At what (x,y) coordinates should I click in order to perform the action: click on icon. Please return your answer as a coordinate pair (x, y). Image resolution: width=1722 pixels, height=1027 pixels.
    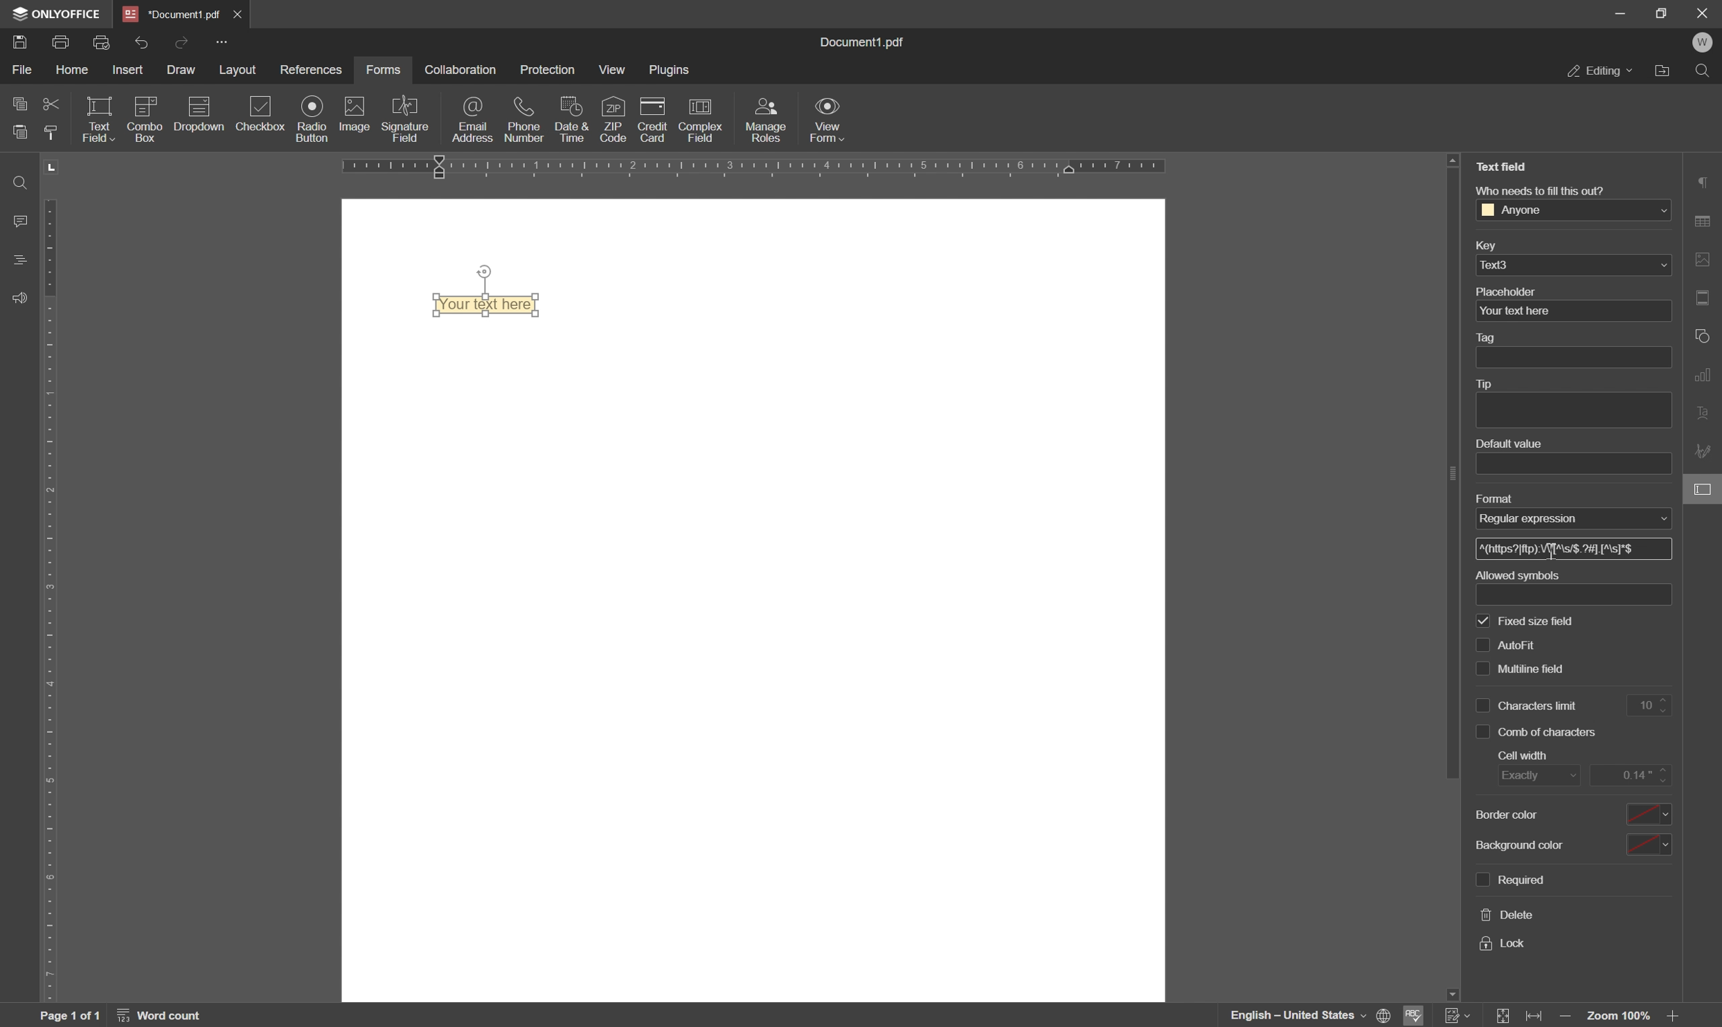
    Looking at the image, I should click on (143, 118).